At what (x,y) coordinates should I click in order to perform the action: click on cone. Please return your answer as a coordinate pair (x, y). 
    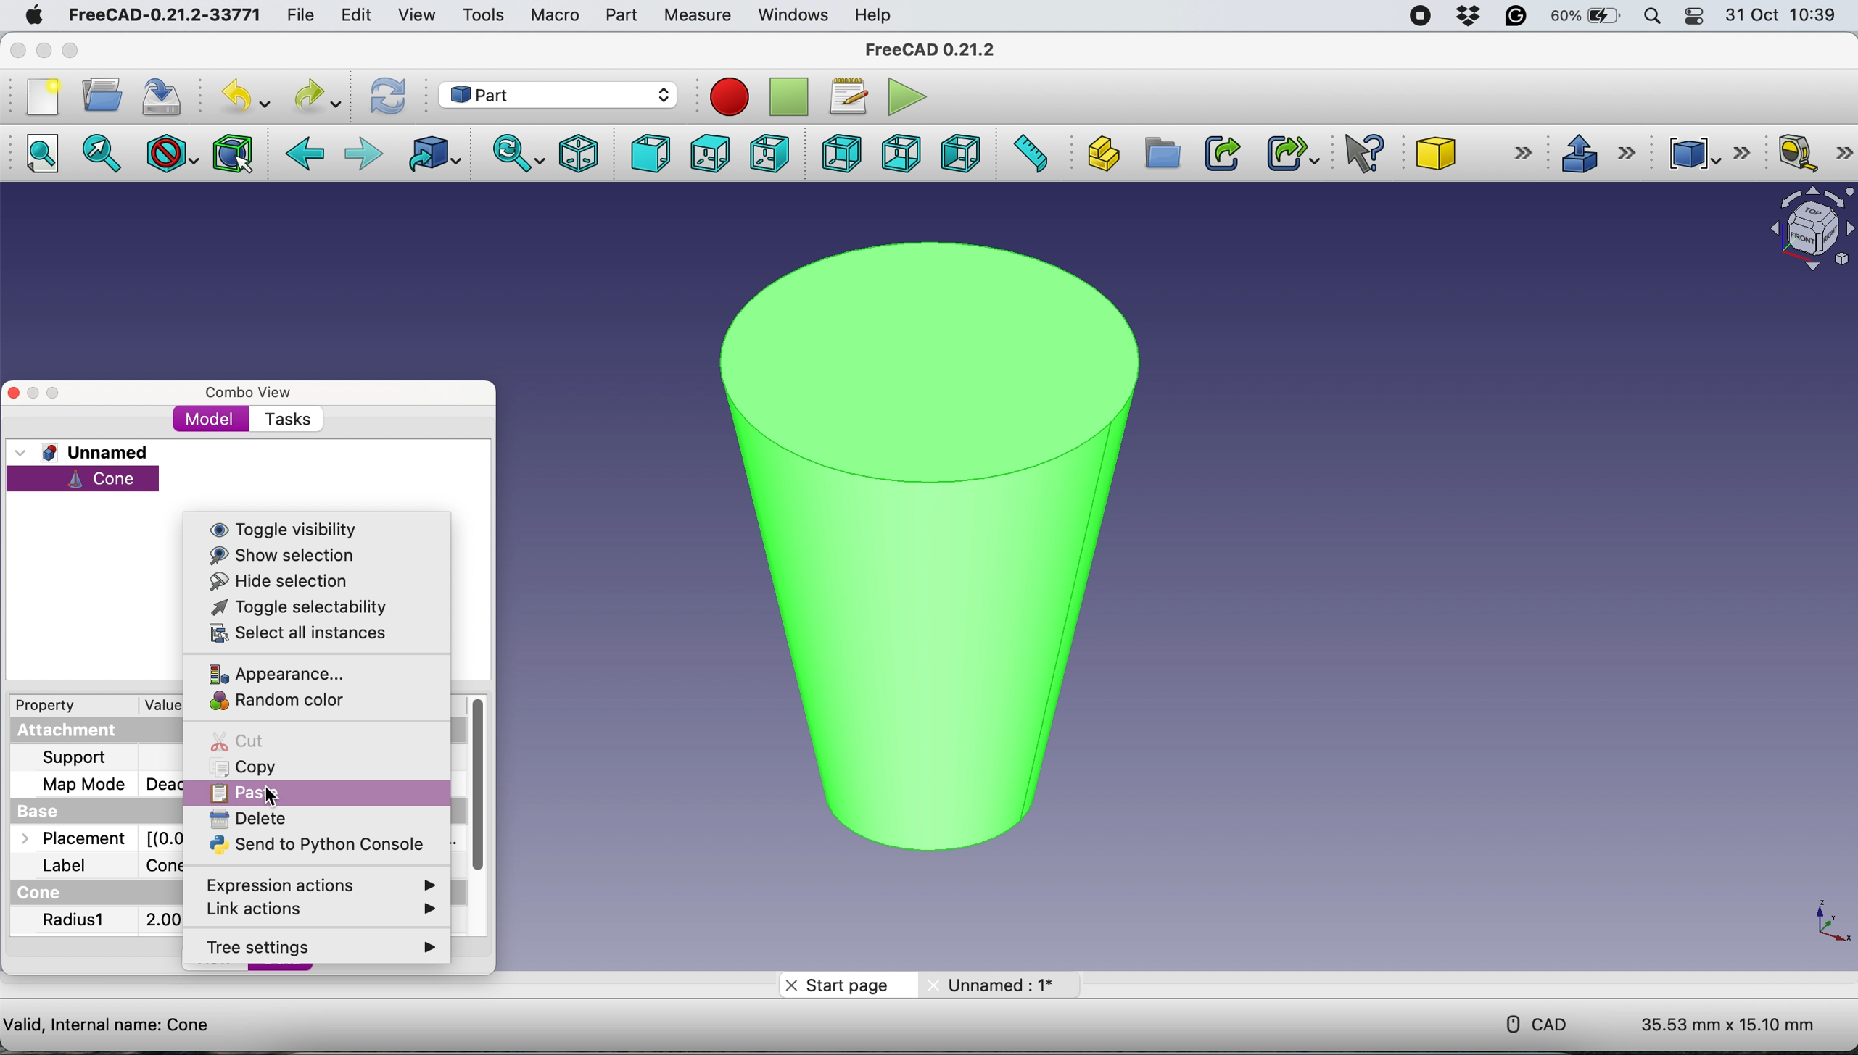
    Looking at the image, I should click on (83, 479).